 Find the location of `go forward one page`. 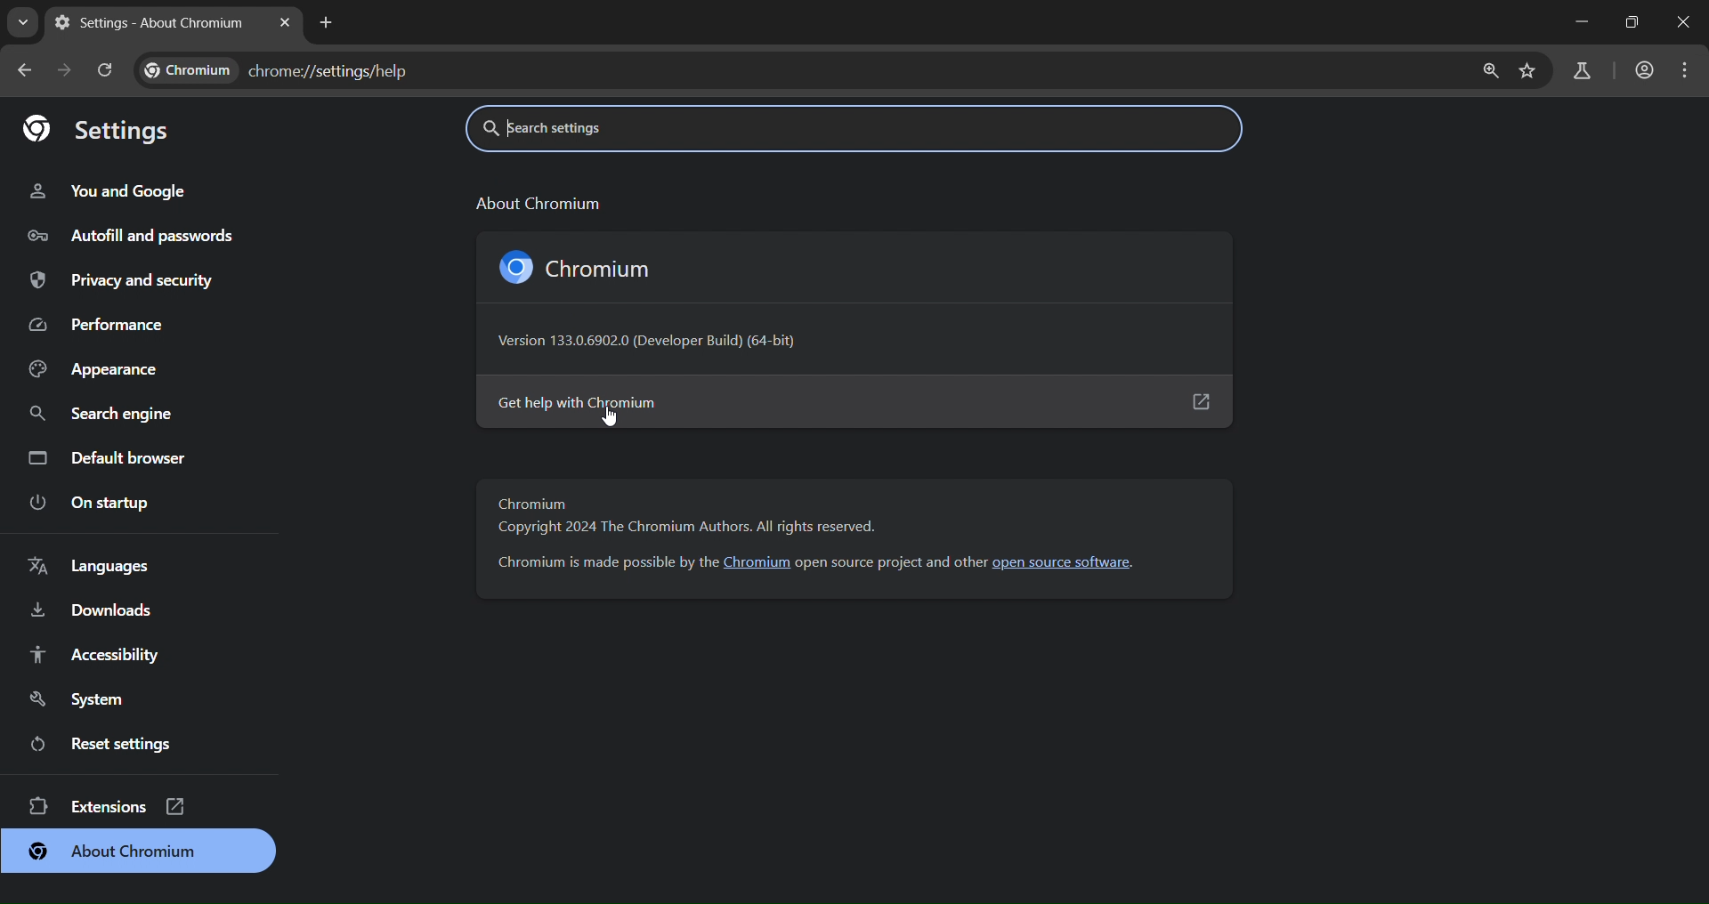

go forward one page is located at coordinates (68, 72).